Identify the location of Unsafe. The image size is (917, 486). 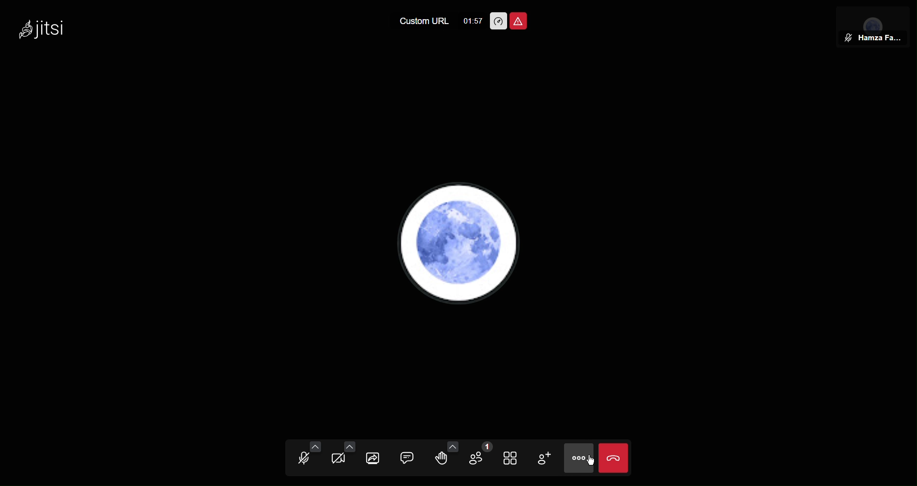
(518, 21).